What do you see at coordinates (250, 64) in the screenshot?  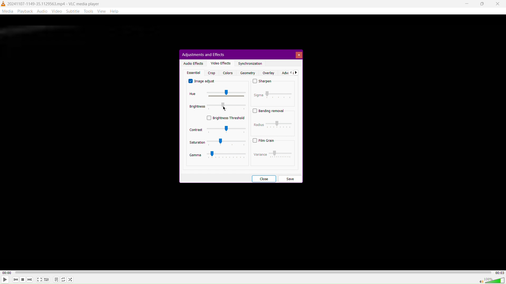 I see `Synchronization` at bounding box center [250, 64].